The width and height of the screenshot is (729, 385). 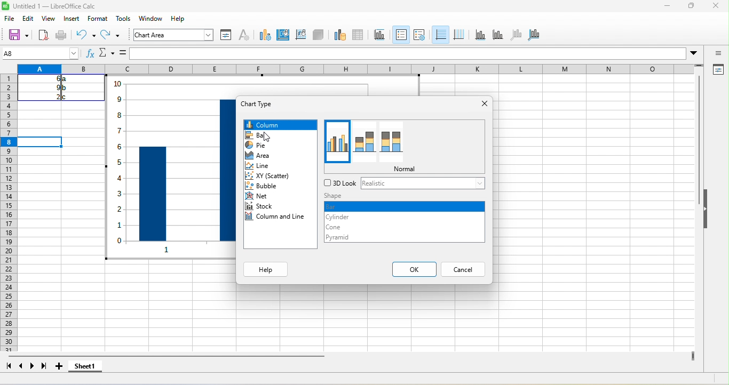 I want to click on cursor, so click(x=271, y=137).